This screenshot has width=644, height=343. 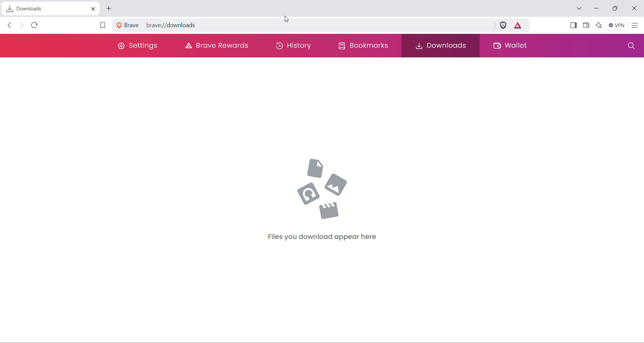 What do you see at coordinates (21, 25) in the screenshot?
I see `click to go forward, hold to see history` at bounding box center [21, 25].